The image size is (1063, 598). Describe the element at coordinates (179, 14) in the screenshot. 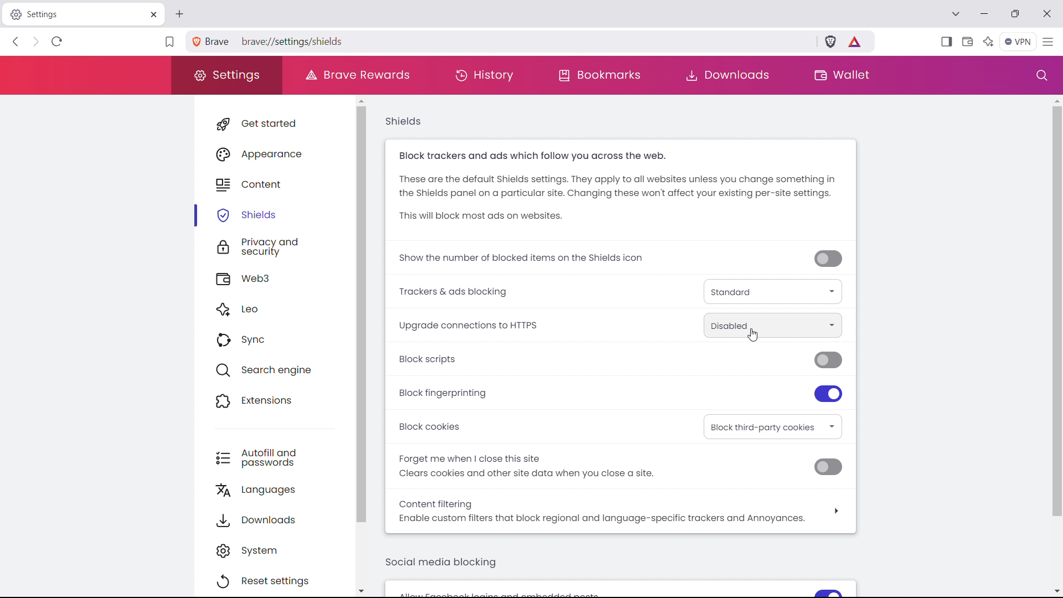

I see `open new tab` at that location.